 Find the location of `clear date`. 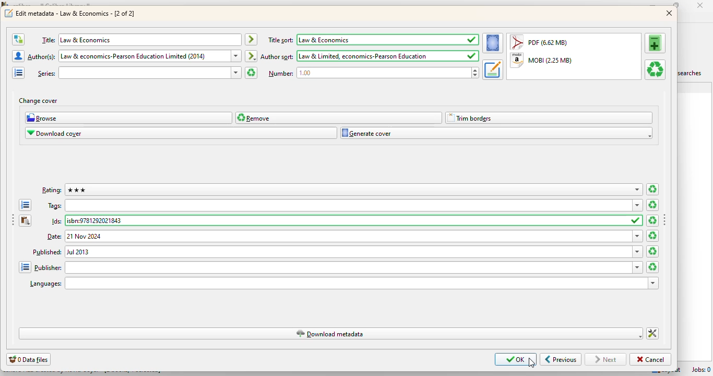

clear date is located at coordinates (653, 252).